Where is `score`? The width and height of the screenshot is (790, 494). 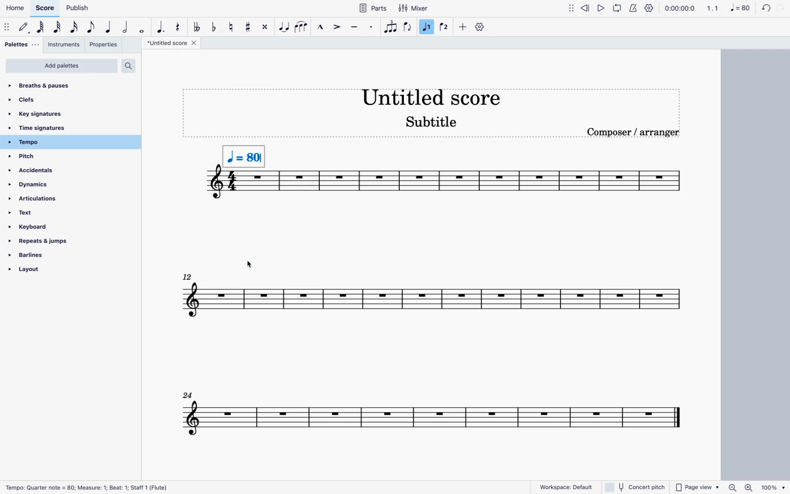 score is located at coordinates (428, 420).